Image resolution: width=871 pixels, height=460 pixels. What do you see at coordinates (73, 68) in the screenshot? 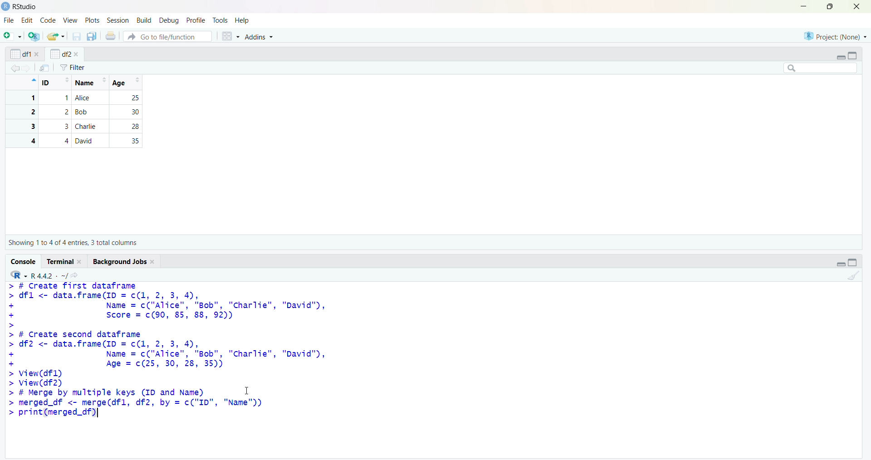
I see `Filter` at bounding box center [73, 68].